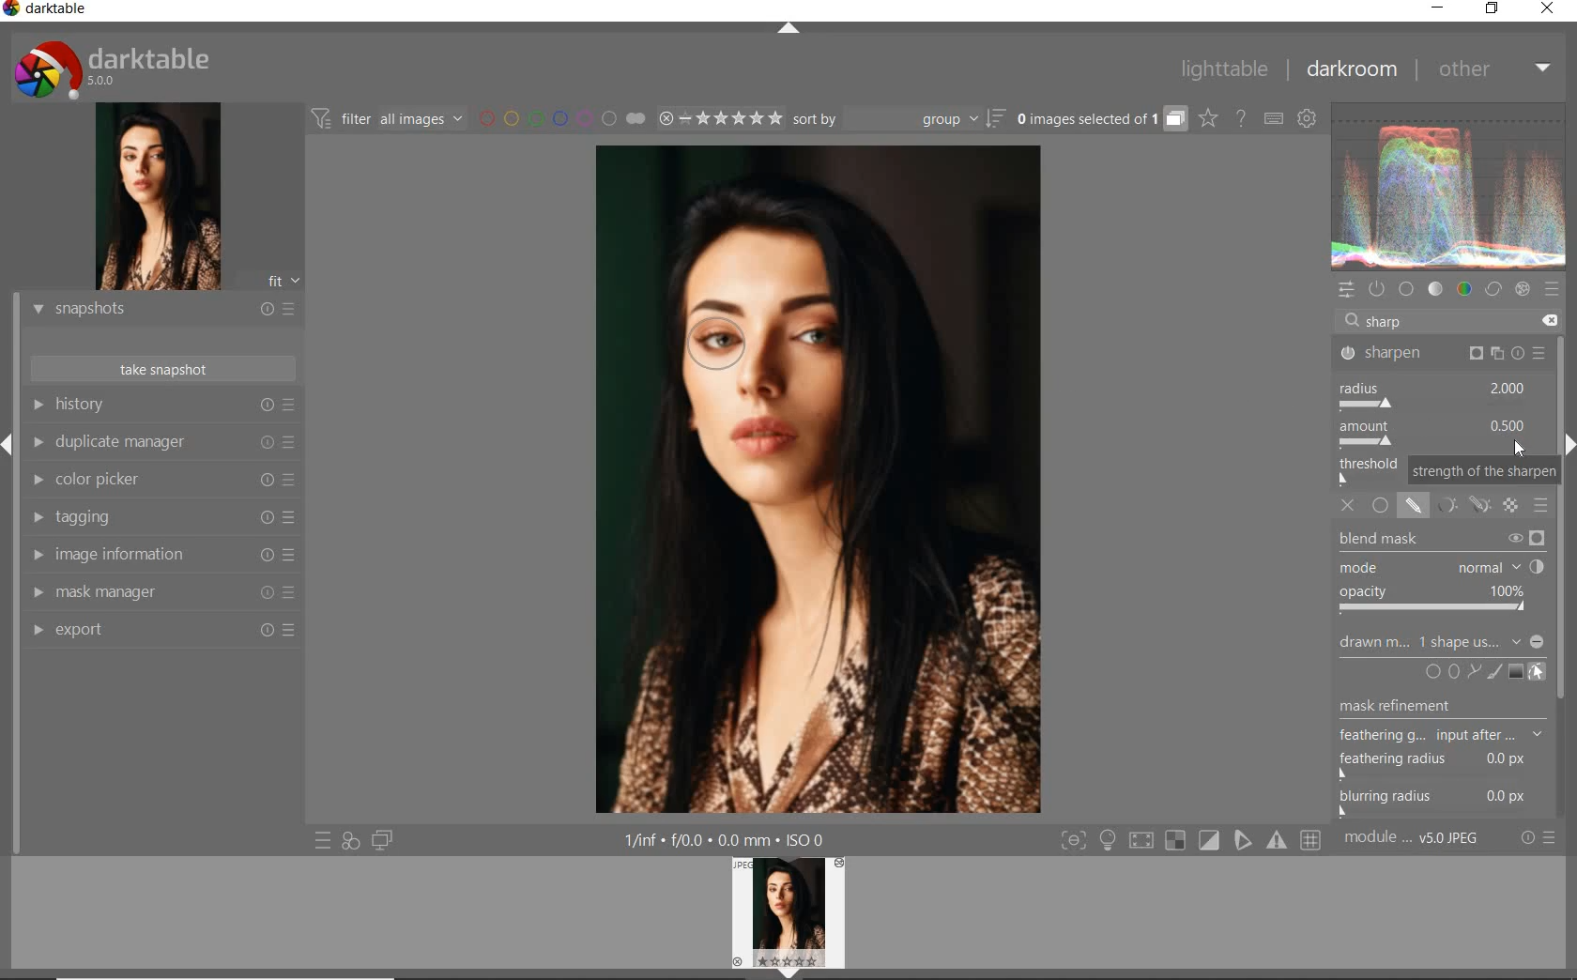  What do you see at coordinates (1380, 506) in the screenshot?
I see `uniformly` at bounding box center [1380, 506].